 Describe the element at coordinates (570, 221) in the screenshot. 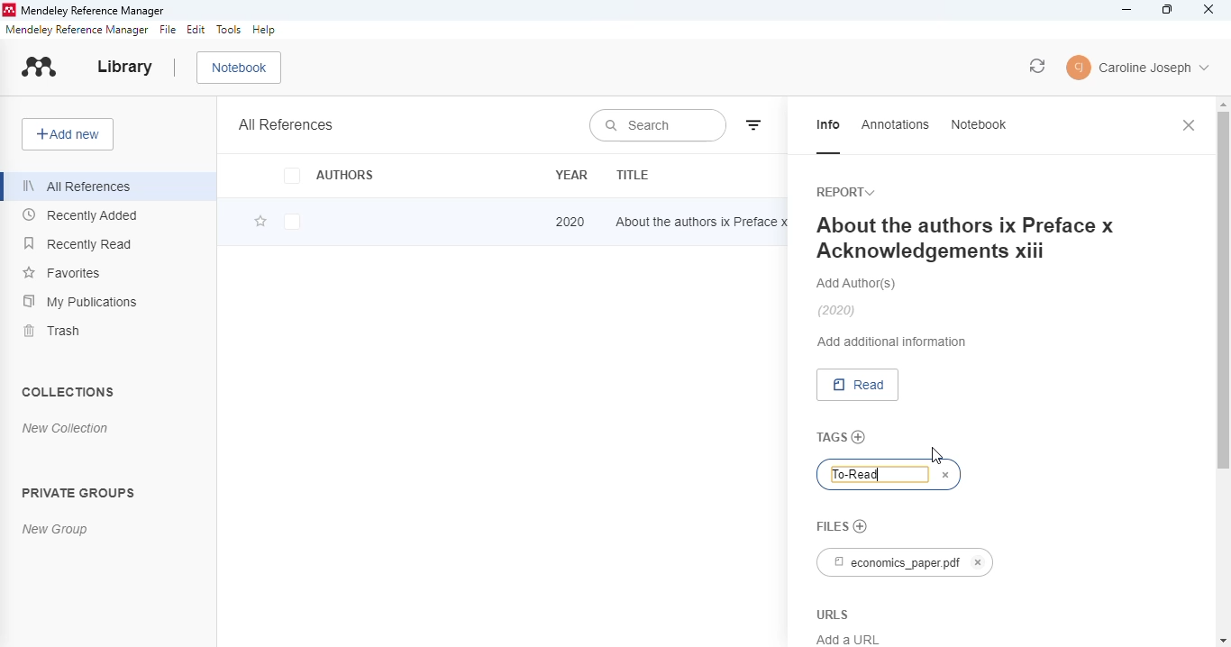

I see `2020` at that location.